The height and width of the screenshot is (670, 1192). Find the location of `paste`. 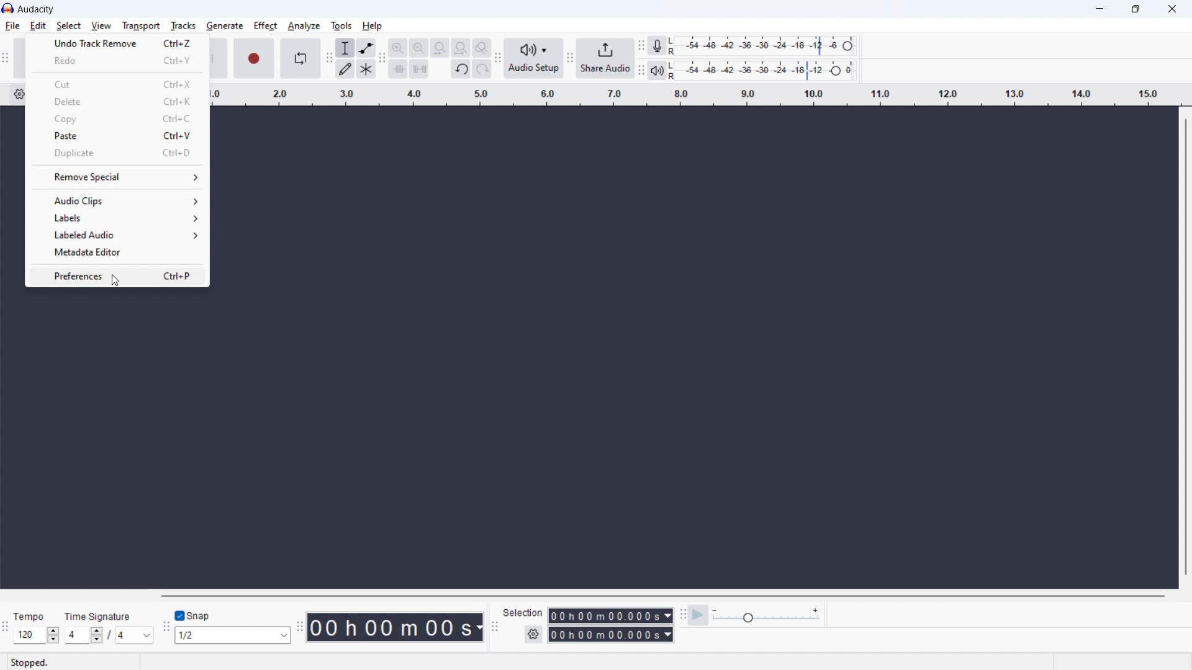

paste is located at coordinates (116, 135).